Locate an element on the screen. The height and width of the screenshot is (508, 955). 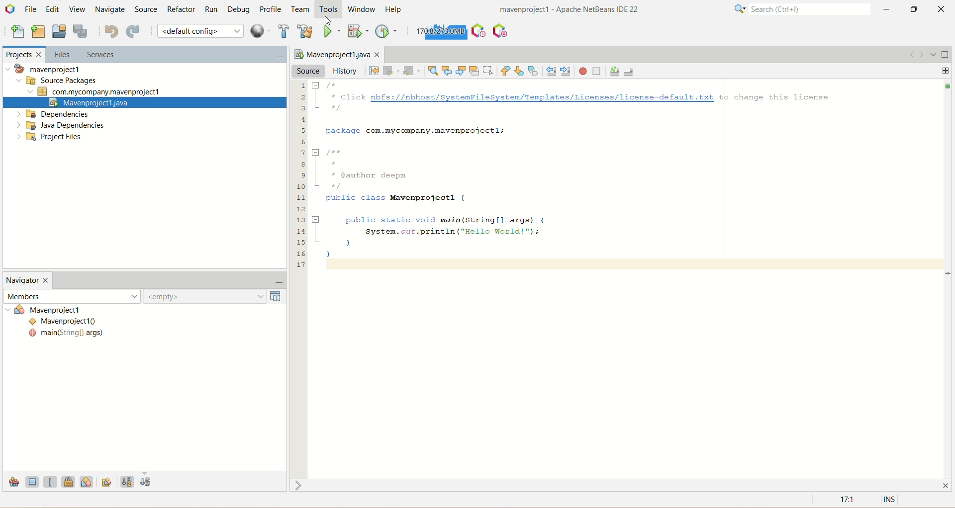
lines of code is located at coordinates (300, 174).